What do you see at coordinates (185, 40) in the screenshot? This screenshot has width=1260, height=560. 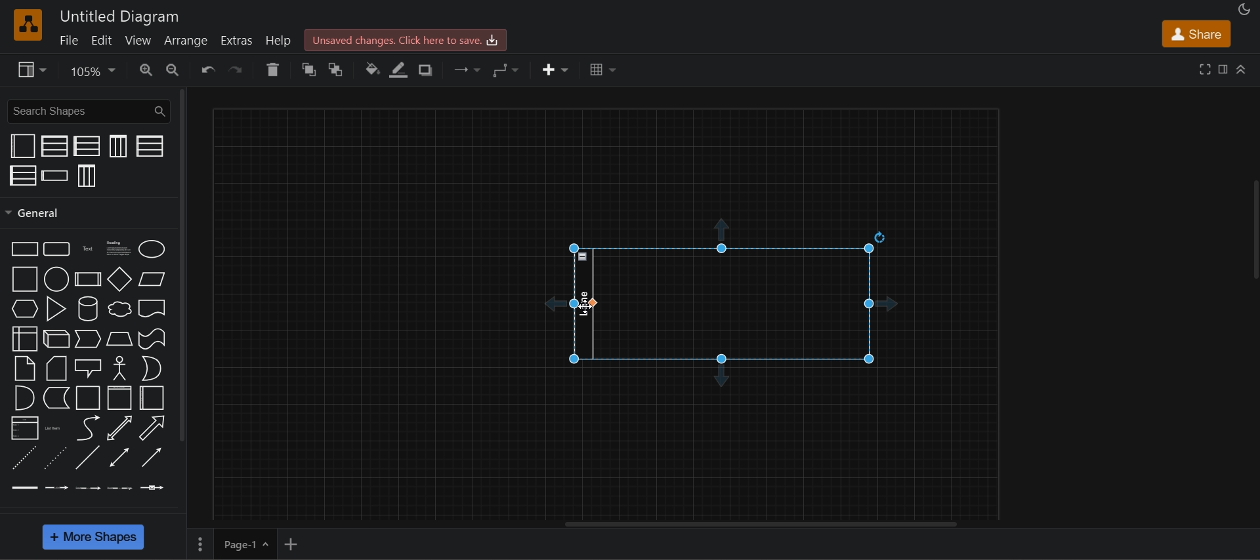 I see `arrange` at bounding box center [185, 40].